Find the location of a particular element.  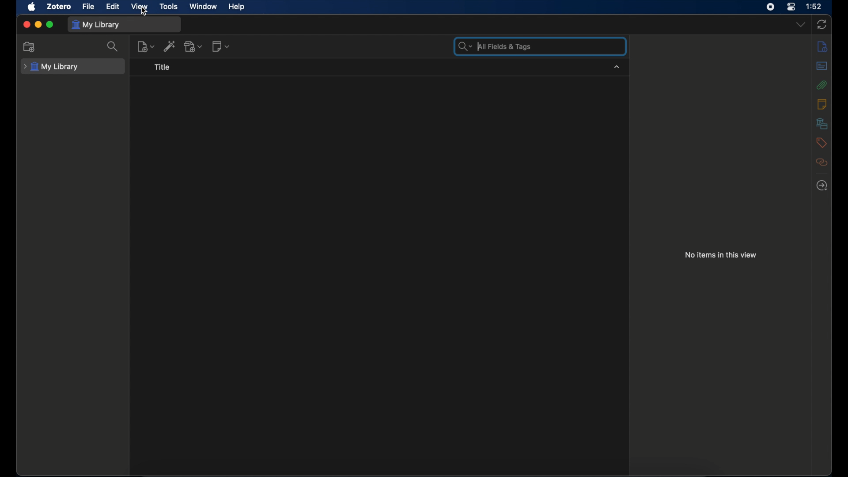

window is located at coordinates (204, 7).